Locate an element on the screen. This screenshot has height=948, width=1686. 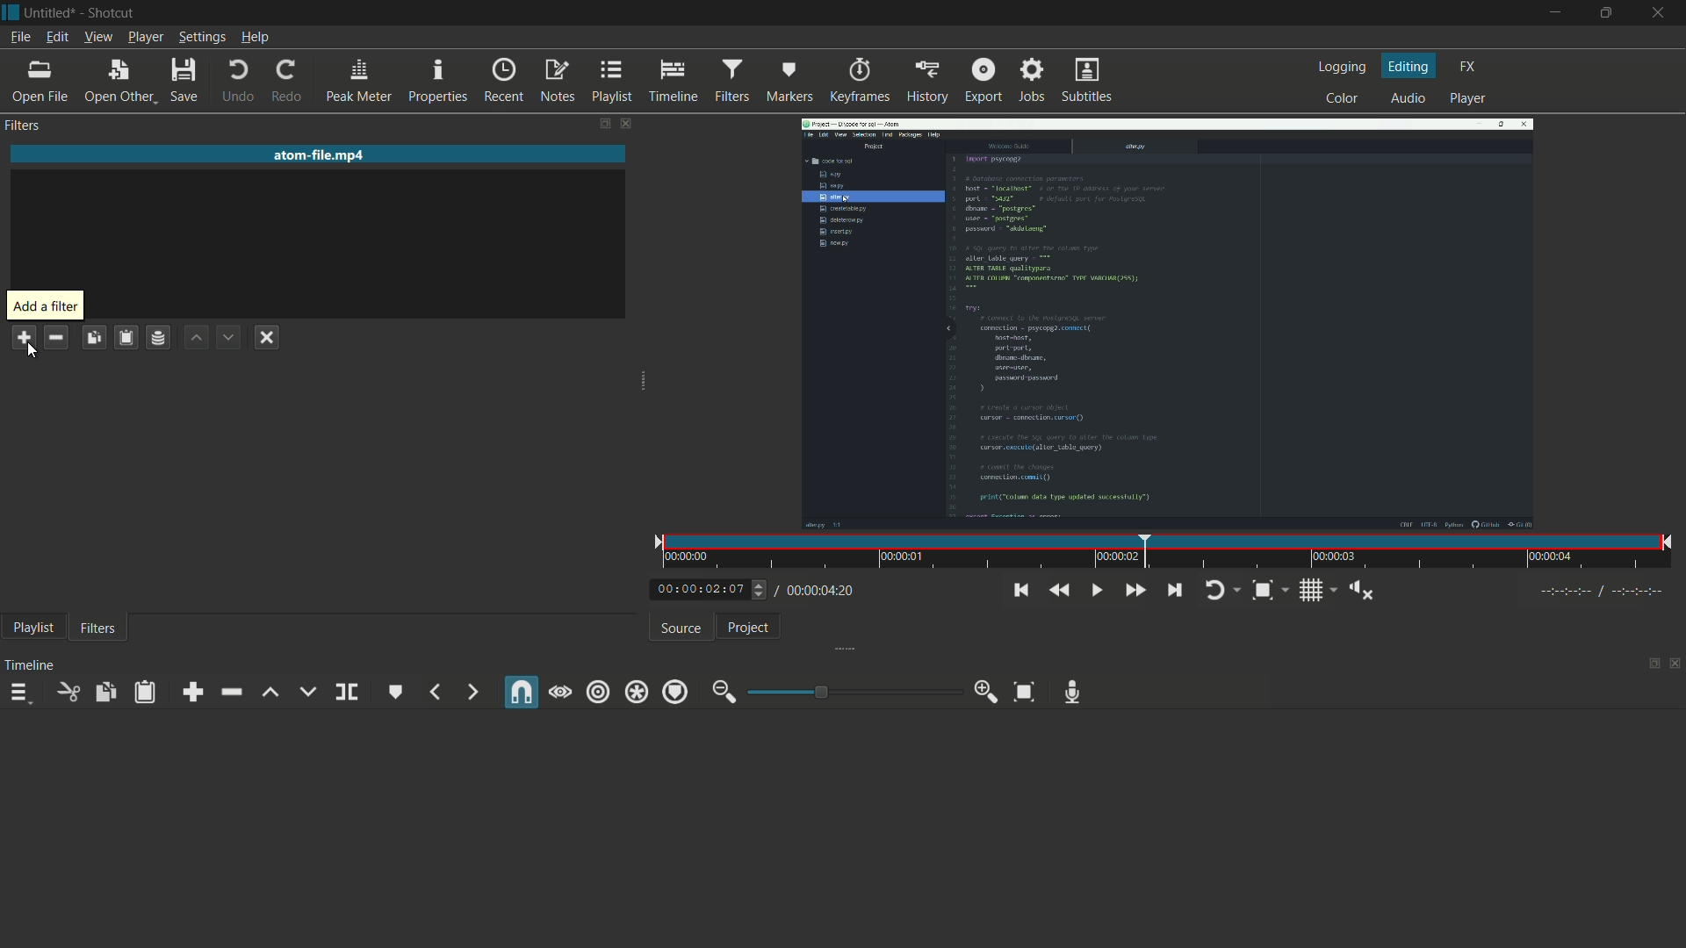
move filter up is located at coordinates (195, 338).